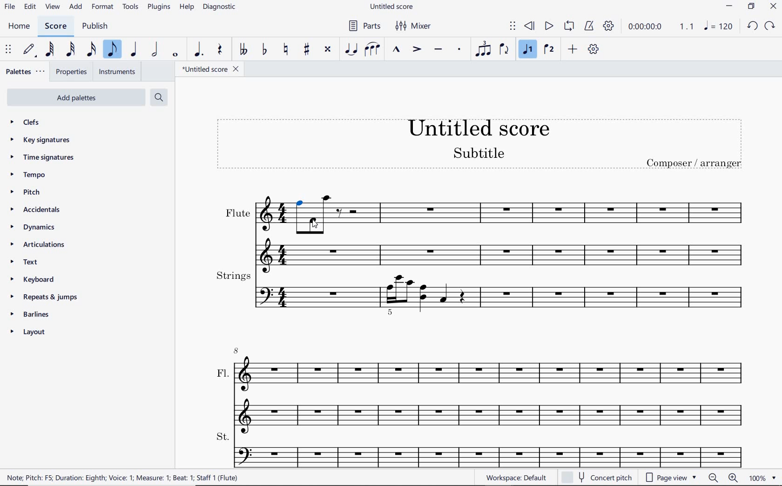 Image resolution: width=782 pixels, height=486 pixels. I want to click on MIXER, so click(412, 27).